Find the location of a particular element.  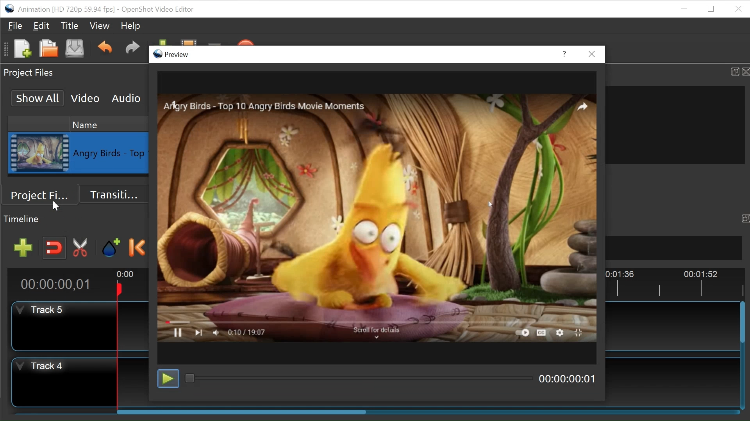

minimize is located at coordinates (684, 8).